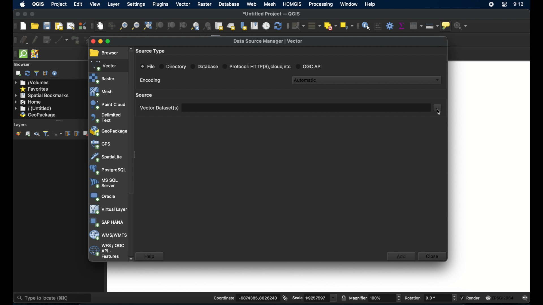  Describe the element at coordinates (150, 256) in the screenshot. I see `help` at that location.